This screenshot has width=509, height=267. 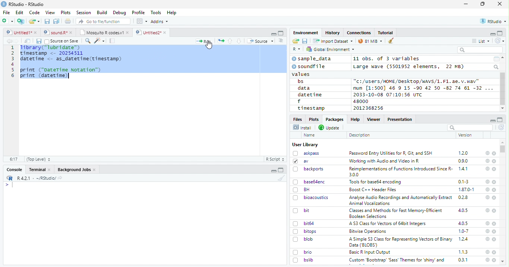 I want to click on 0.3.1, so click(x=463, y=260).